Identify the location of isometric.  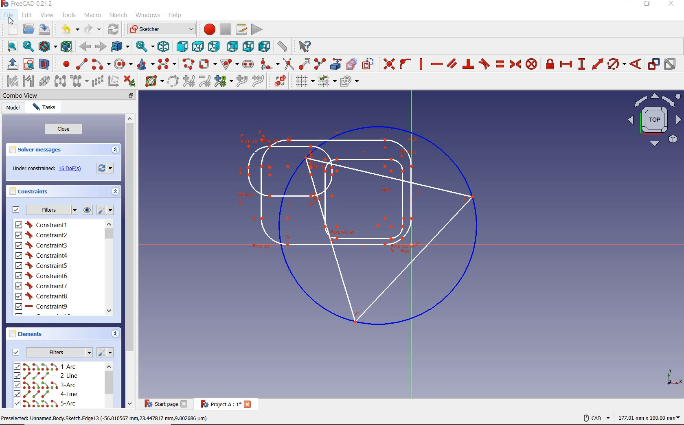
(164, 46).